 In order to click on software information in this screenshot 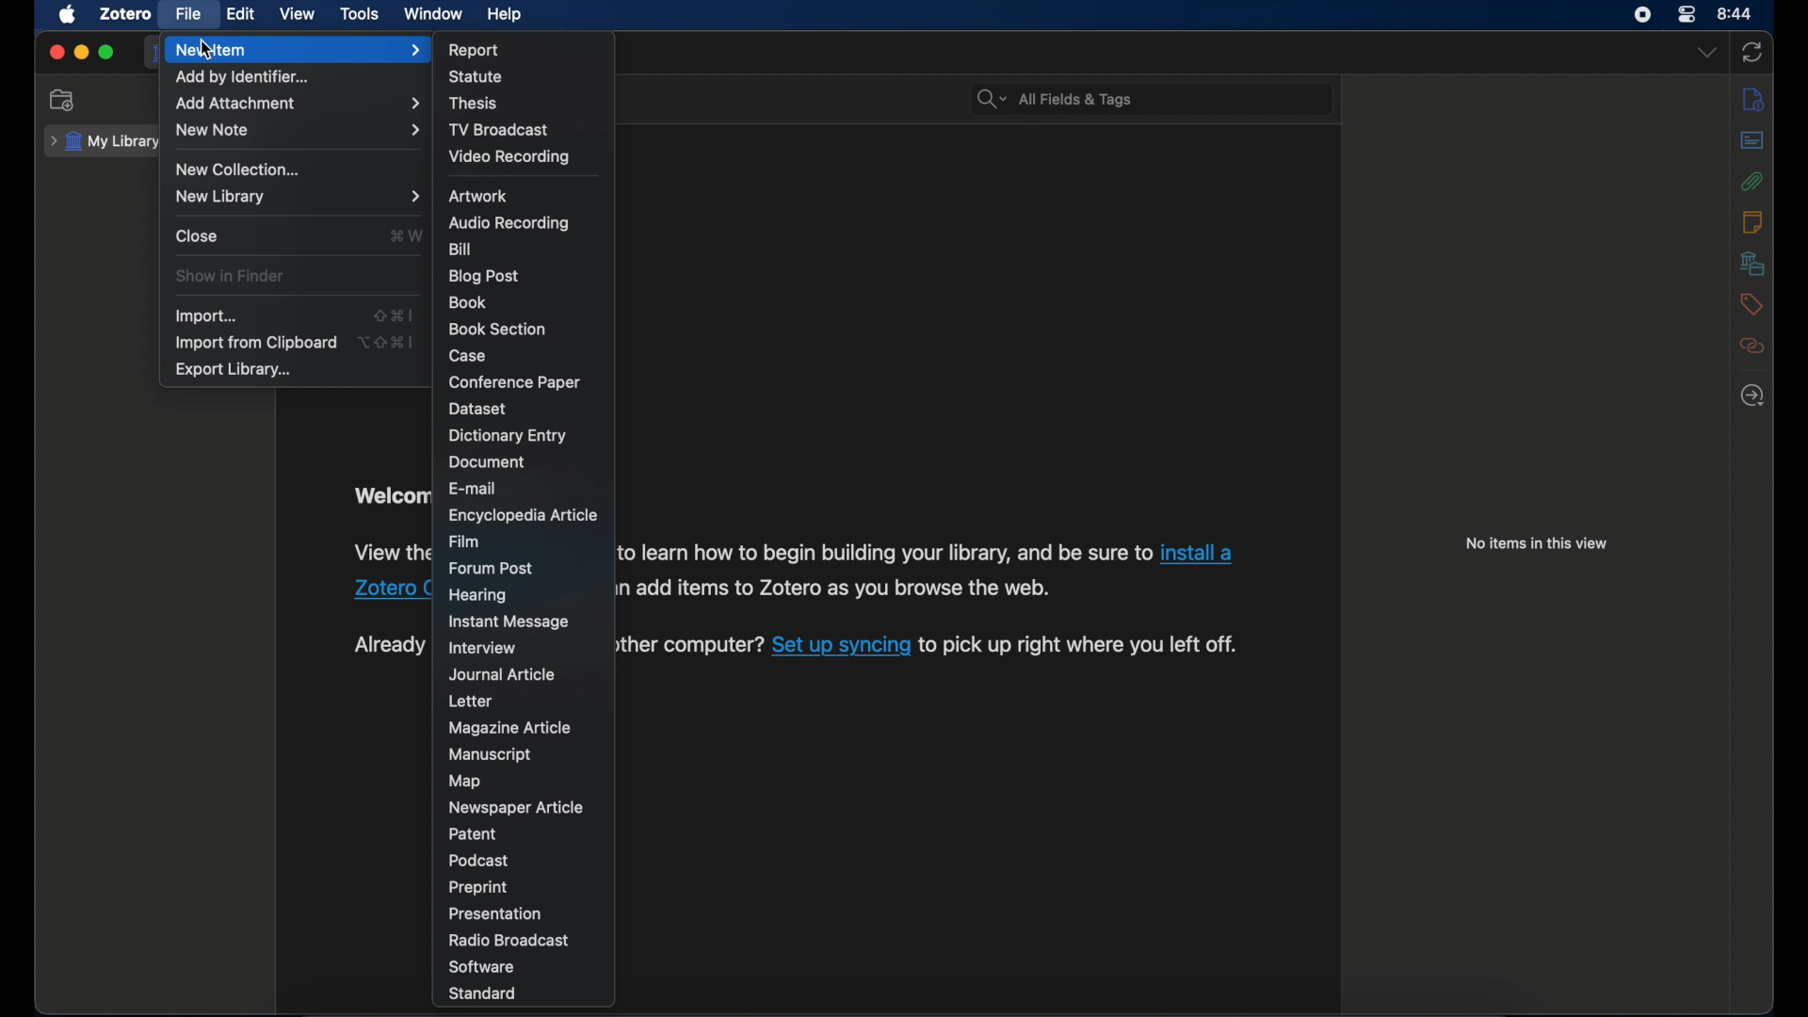, I will do `click(1081, 646)`.